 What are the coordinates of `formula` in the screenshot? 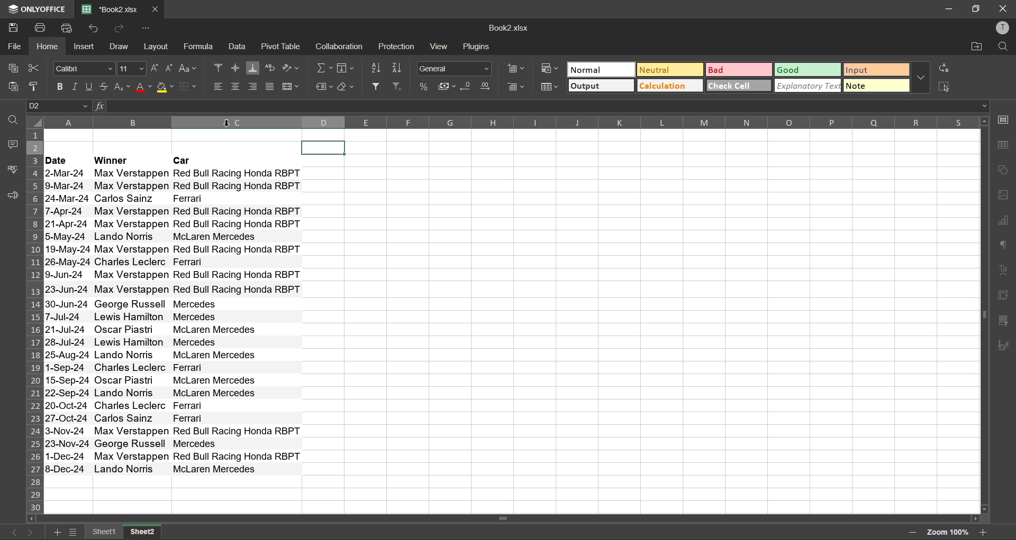 It's located at (203, 47).